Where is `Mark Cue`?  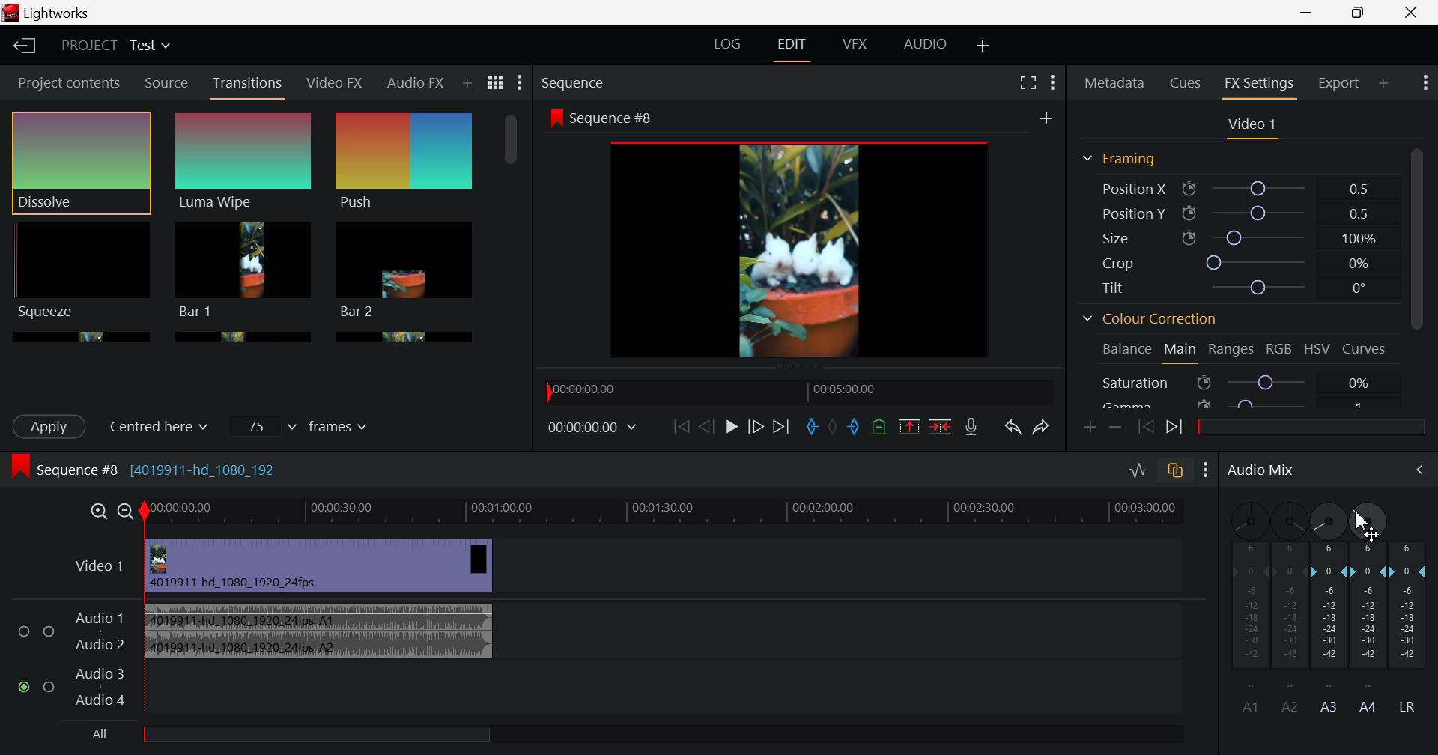
Mark Cue is located at coordinates (878, 427).